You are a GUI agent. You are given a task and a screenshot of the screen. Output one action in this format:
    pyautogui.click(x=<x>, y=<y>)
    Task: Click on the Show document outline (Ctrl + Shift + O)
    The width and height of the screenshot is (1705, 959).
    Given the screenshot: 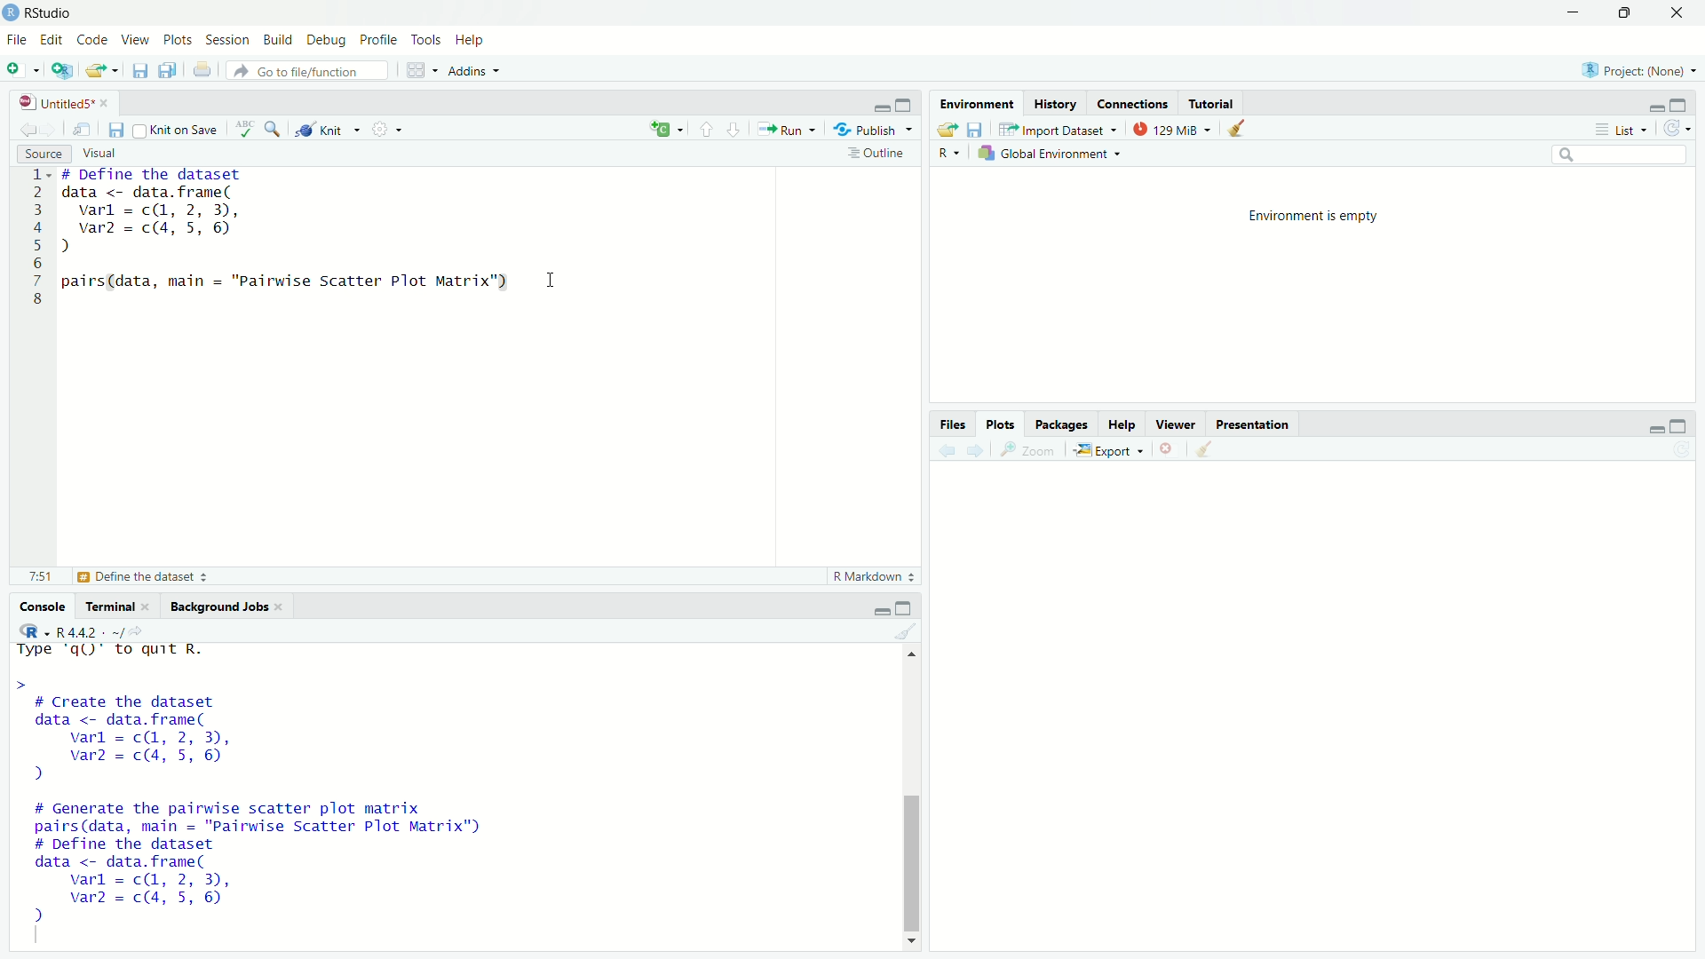 What is the action you would take?
    pyautogui.click(x=878, y=153)
    